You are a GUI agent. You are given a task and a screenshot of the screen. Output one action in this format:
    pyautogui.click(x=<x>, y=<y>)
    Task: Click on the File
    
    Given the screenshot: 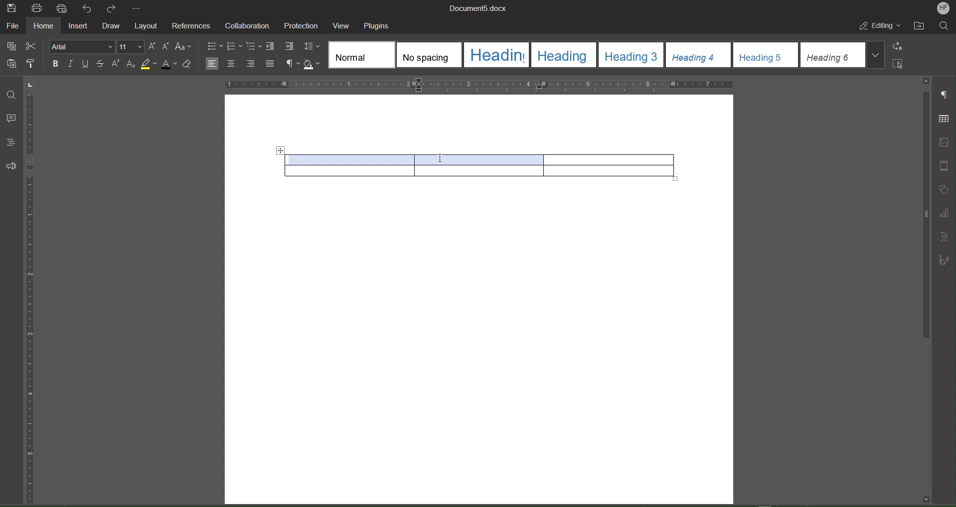 What is the action you would take?
    pyautogui.click(x=12, y=27)
    